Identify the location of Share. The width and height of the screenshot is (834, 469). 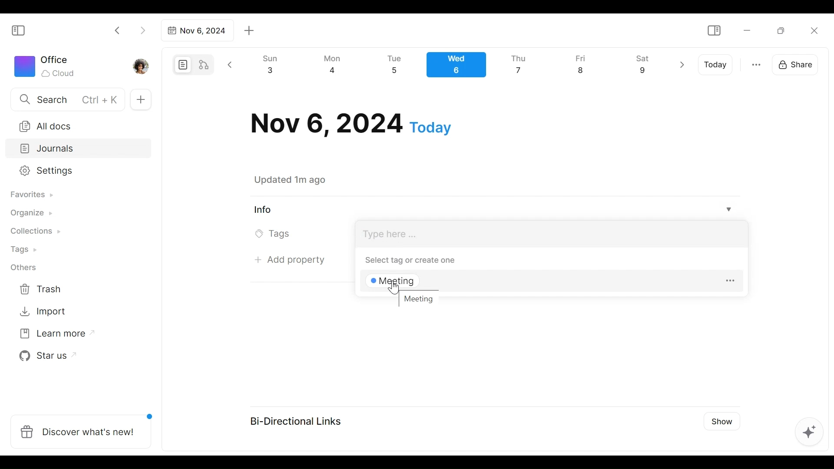
(798, 63).